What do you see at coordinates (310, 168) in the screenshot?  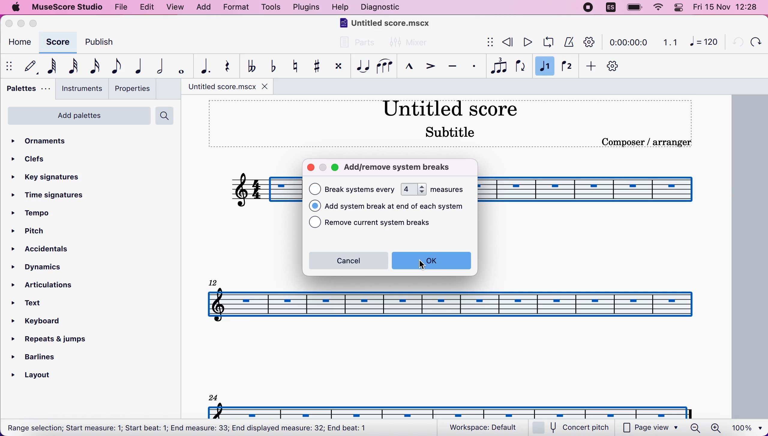 I see `close` at bounding box center [310, 168].